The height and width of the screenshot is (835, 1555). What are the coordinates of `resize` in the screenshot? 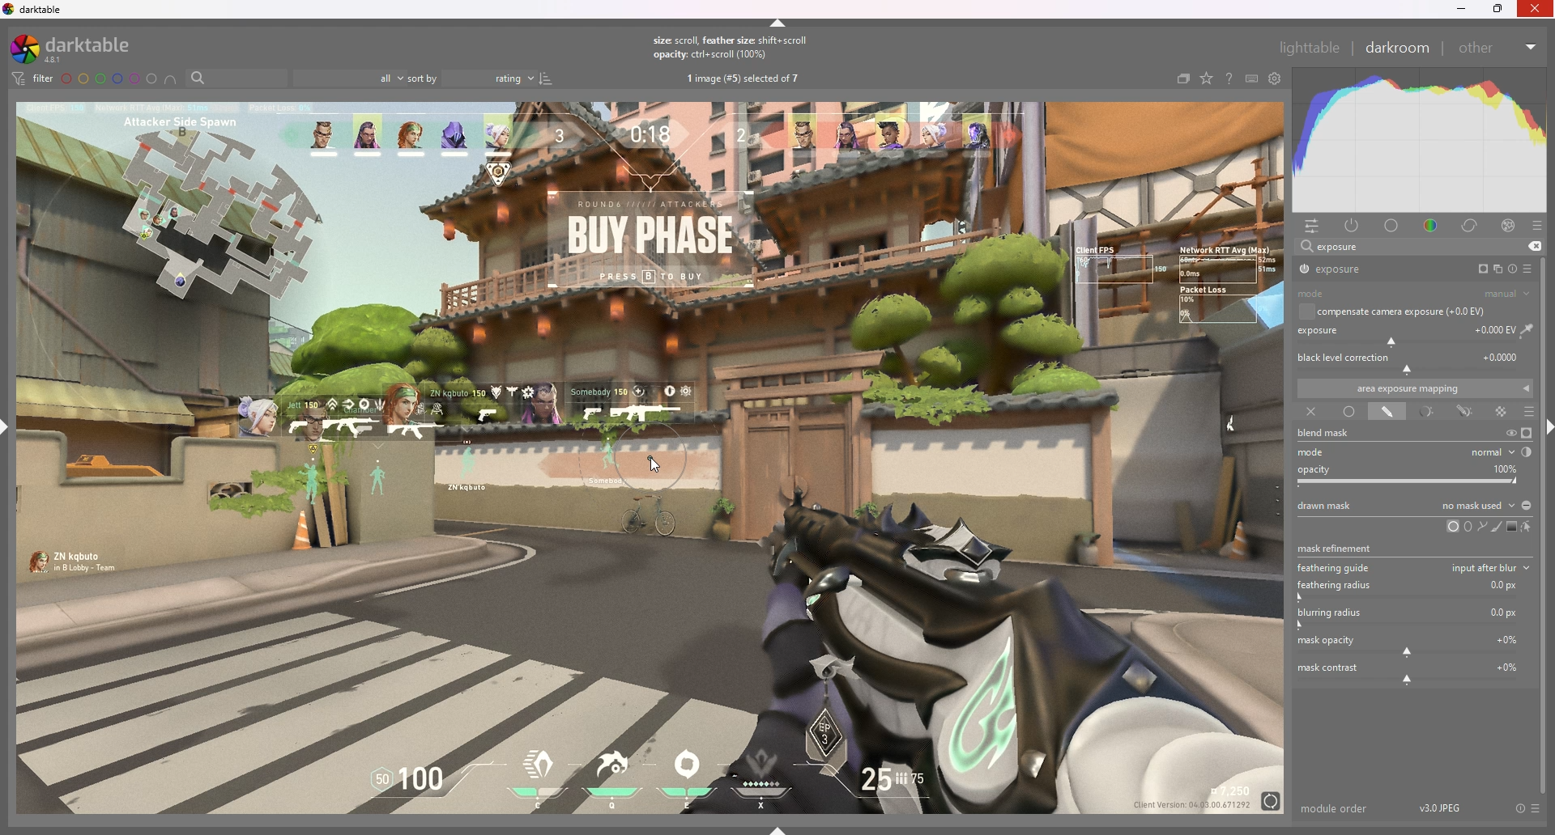 It's located at (1498, 9).